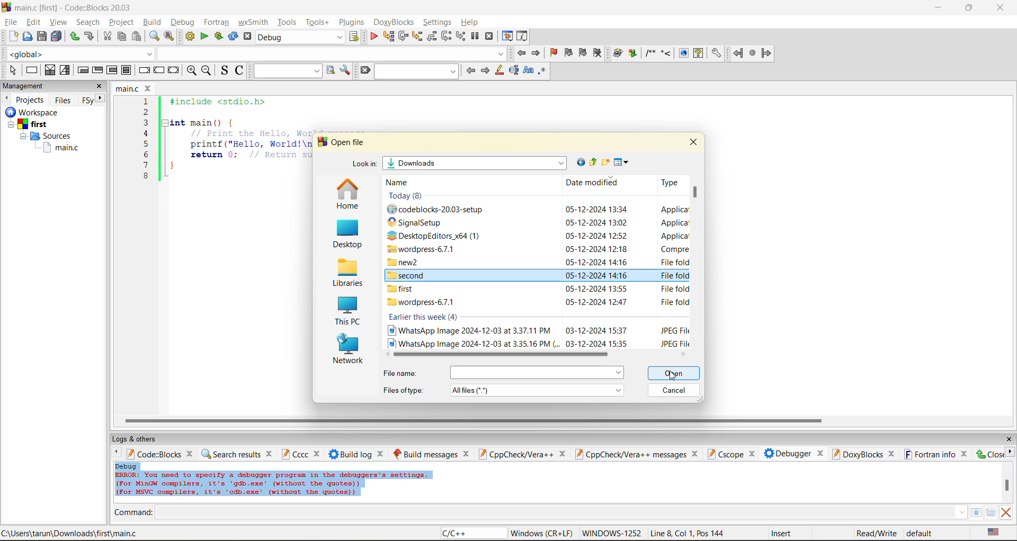  I want to click on run search, so click(330, 70).